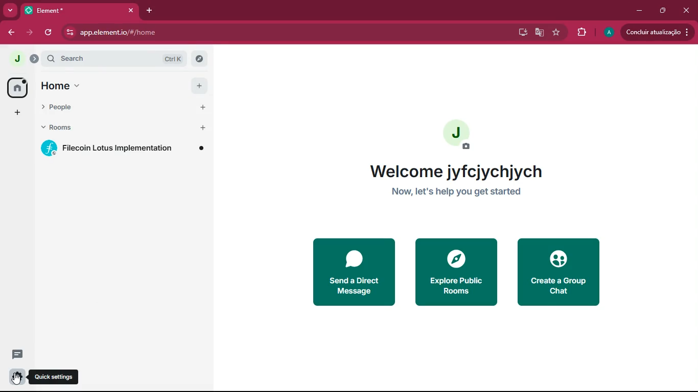  I want to click on google translate, so click(538, 33).